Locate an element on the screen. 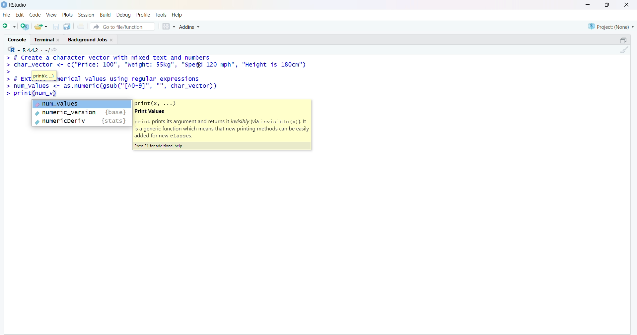 The image size is (637, 335). > num_values <- as.numeric(gsub("[A0-9]", "", char_vector))
> print(num_v) is located at coordinates (111, 90).